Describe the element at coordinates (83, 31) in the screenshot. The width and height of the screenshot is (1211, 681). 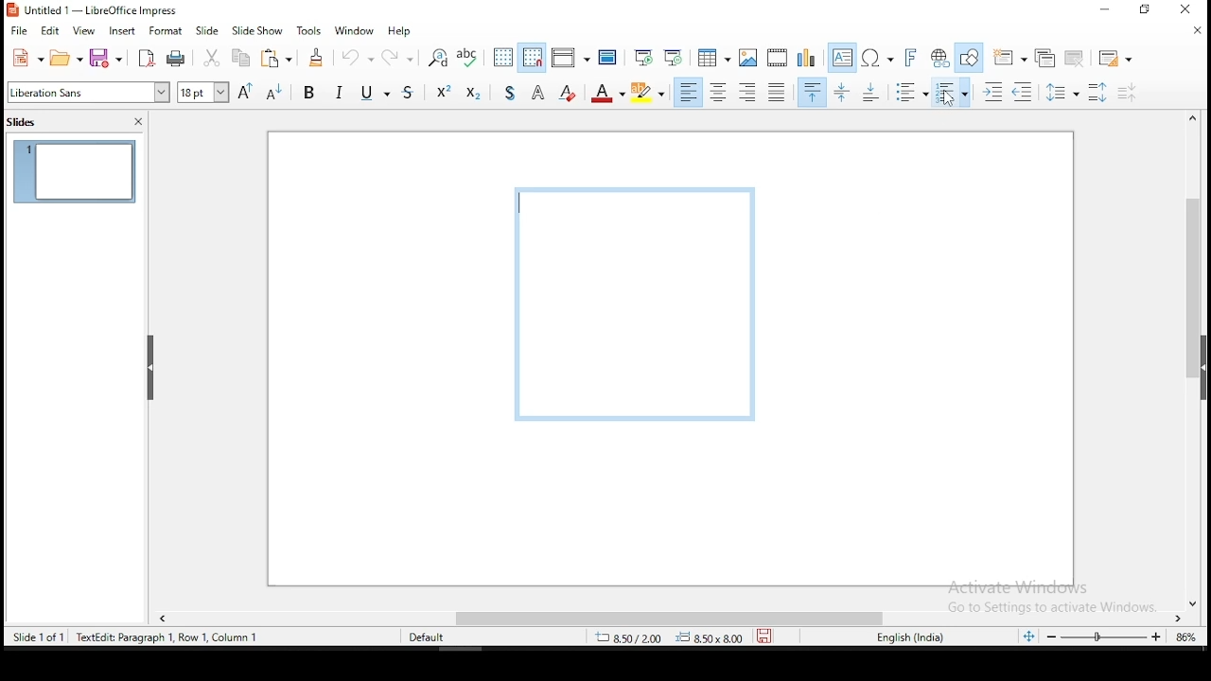
I see `view` at that location.